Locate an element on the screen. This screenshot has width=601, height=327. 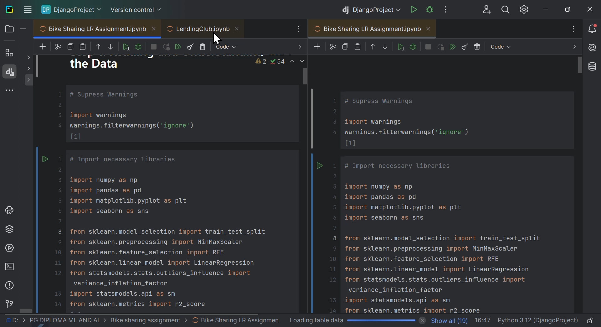
Delete is located at coordinates (203, 46).